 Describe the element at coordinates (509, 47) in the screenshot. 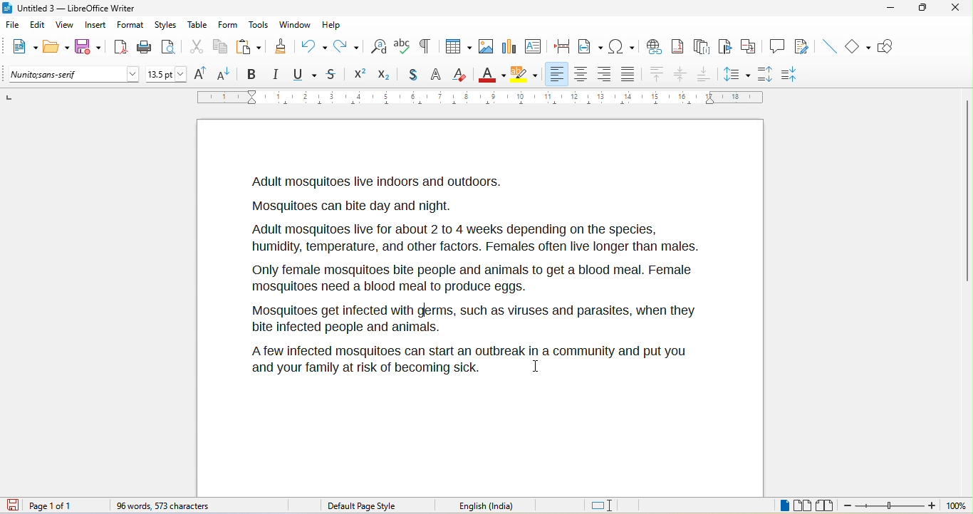

I see `chart` at that location.